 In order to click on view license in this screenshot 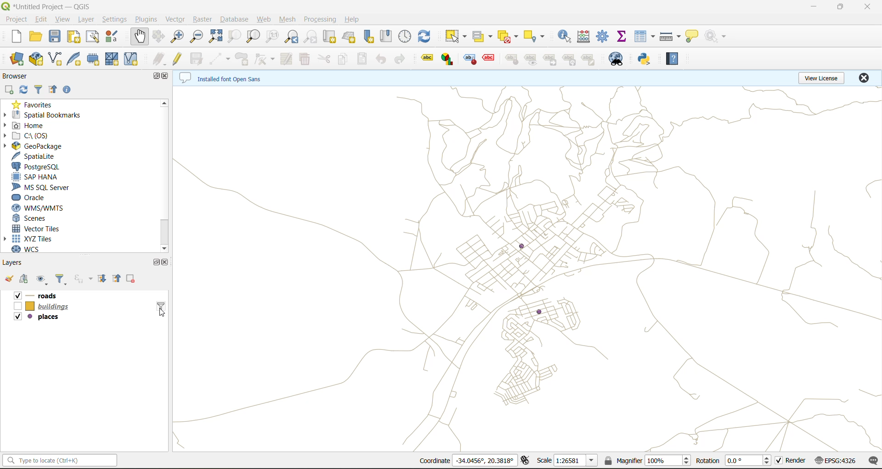, I will do `click(820, 79)`.